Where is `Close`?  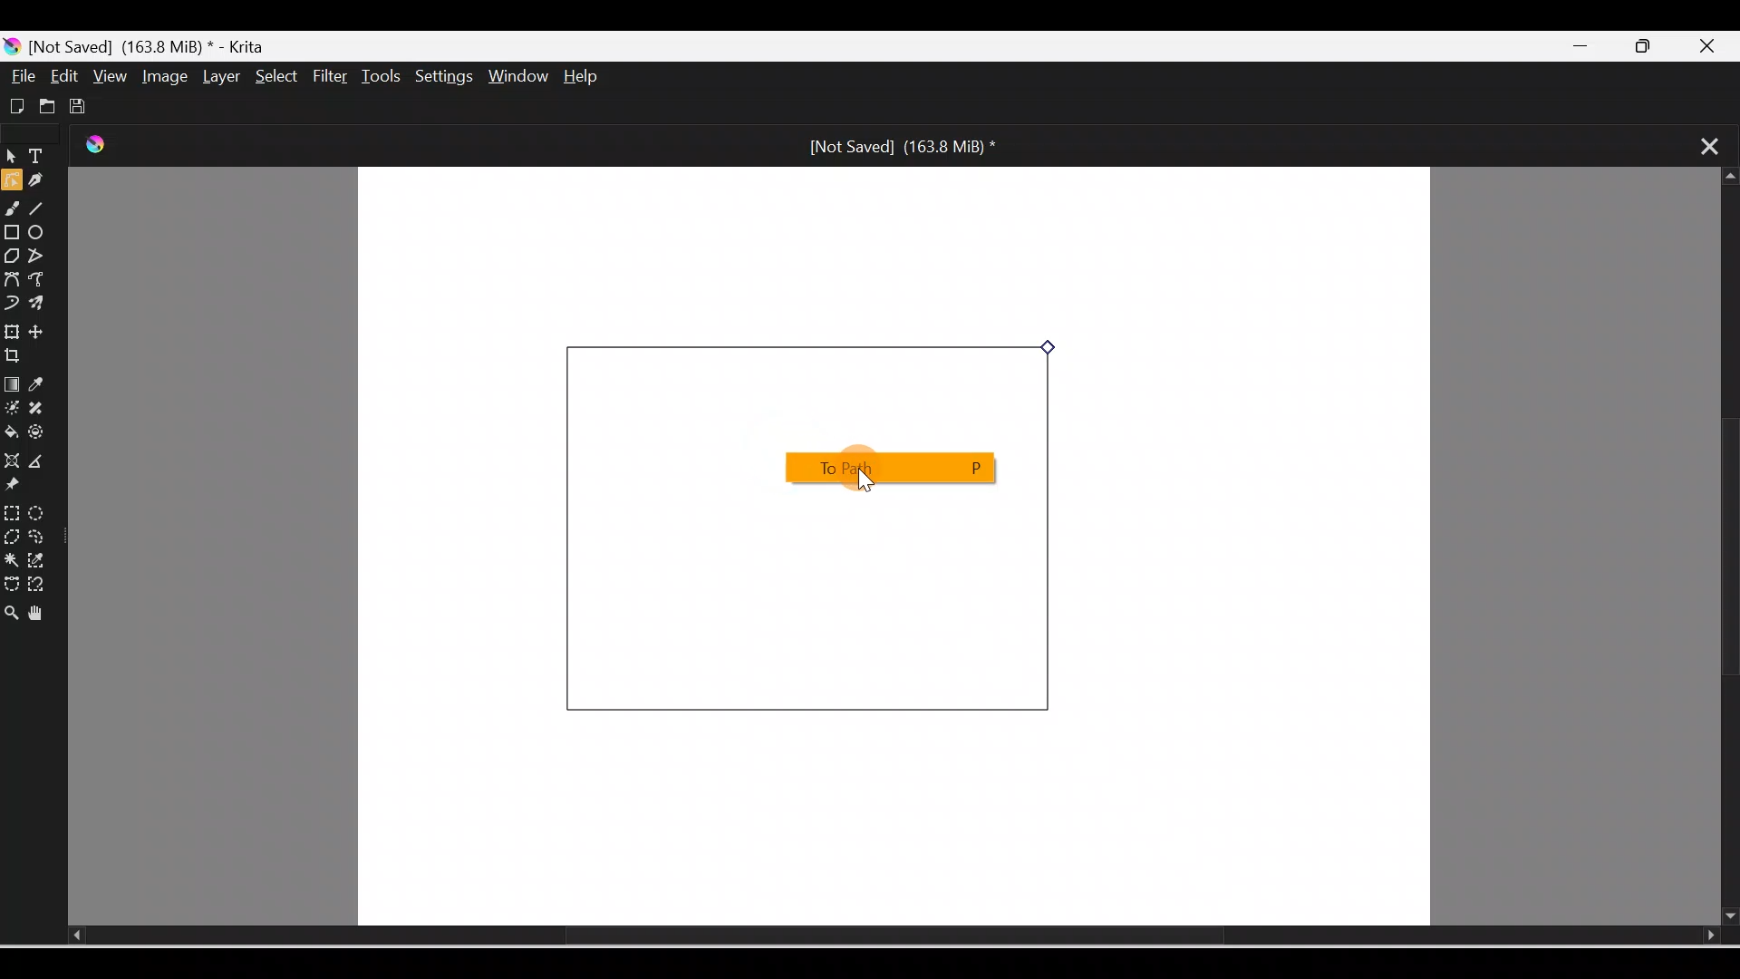 Close is located at coordinates (1716, 44).